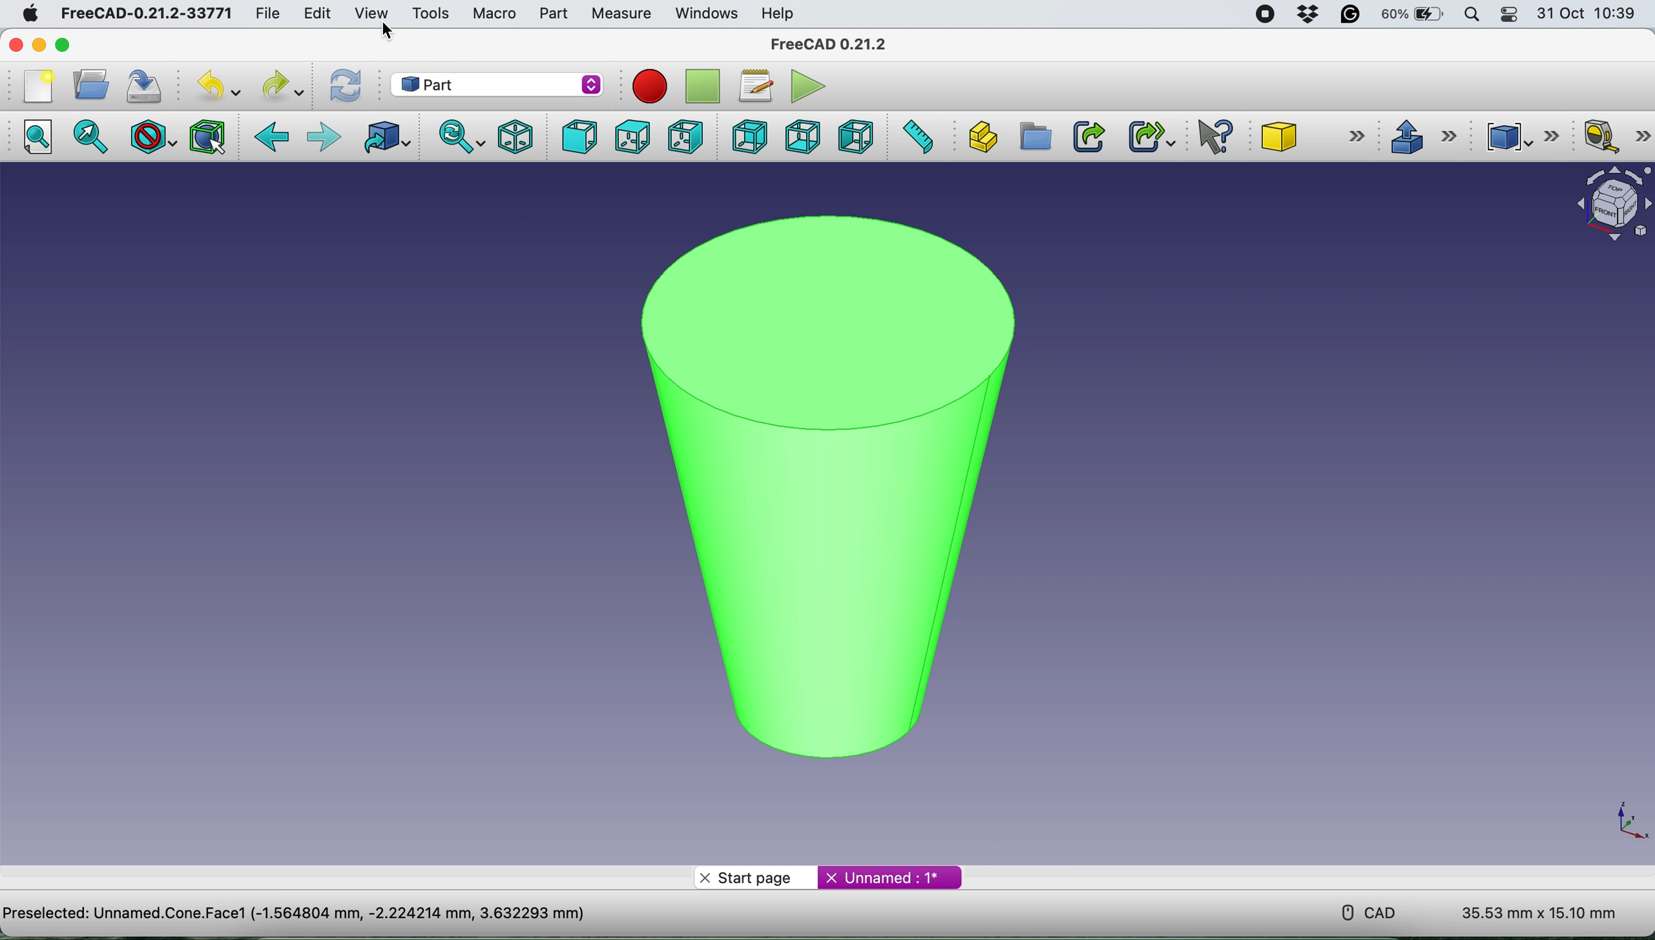 This screenshot has height=940, width=1655. Describe the element at coordinates (818, 477) in the screenshot. I see `cone` at that location.